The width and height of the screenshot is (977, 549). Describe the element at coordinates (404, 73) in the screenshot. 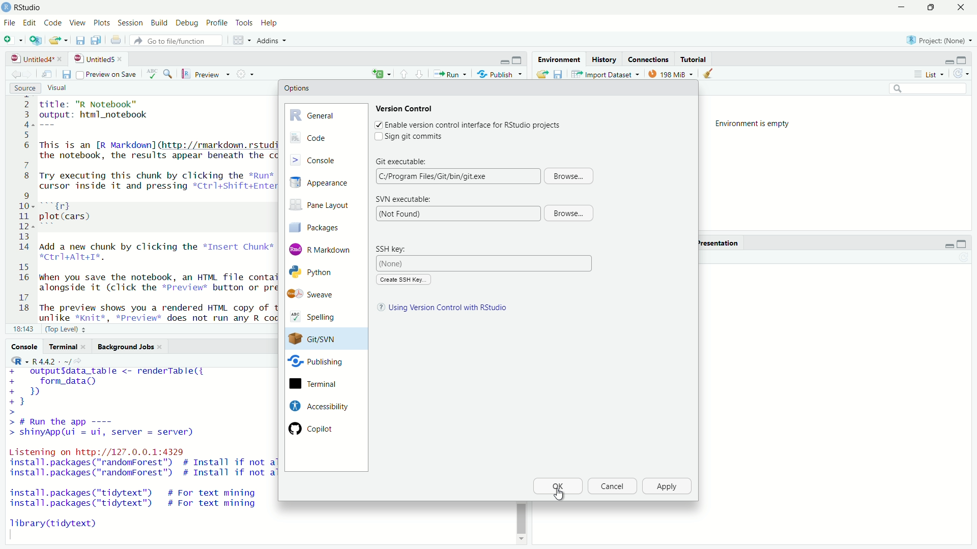

I see `down` at that location.